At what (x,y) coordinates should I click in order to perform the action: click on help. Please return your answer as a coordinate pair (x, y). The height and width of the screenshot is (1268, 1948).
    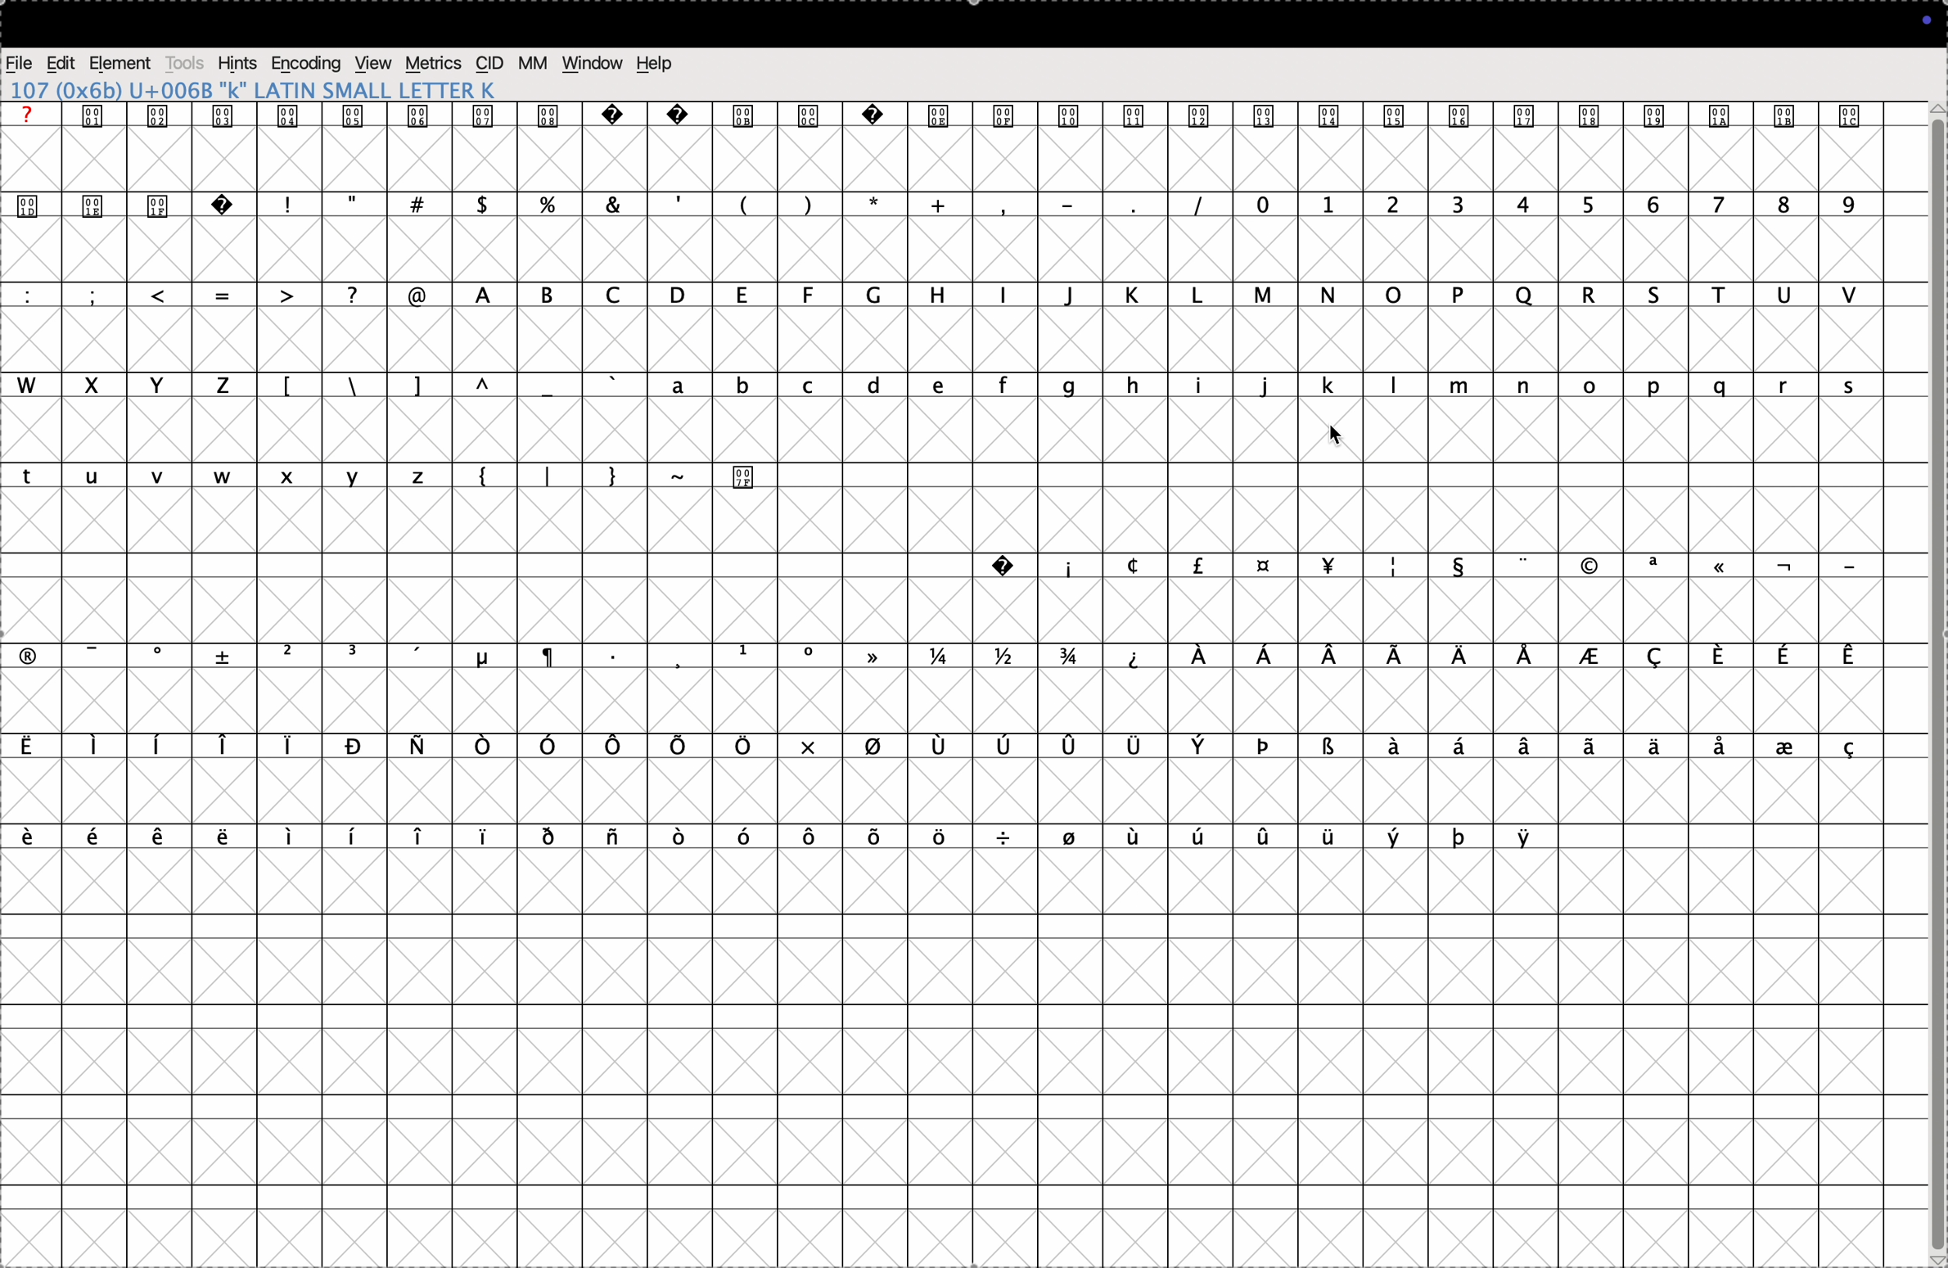
    Looking at the image, I should click on (654, 65).